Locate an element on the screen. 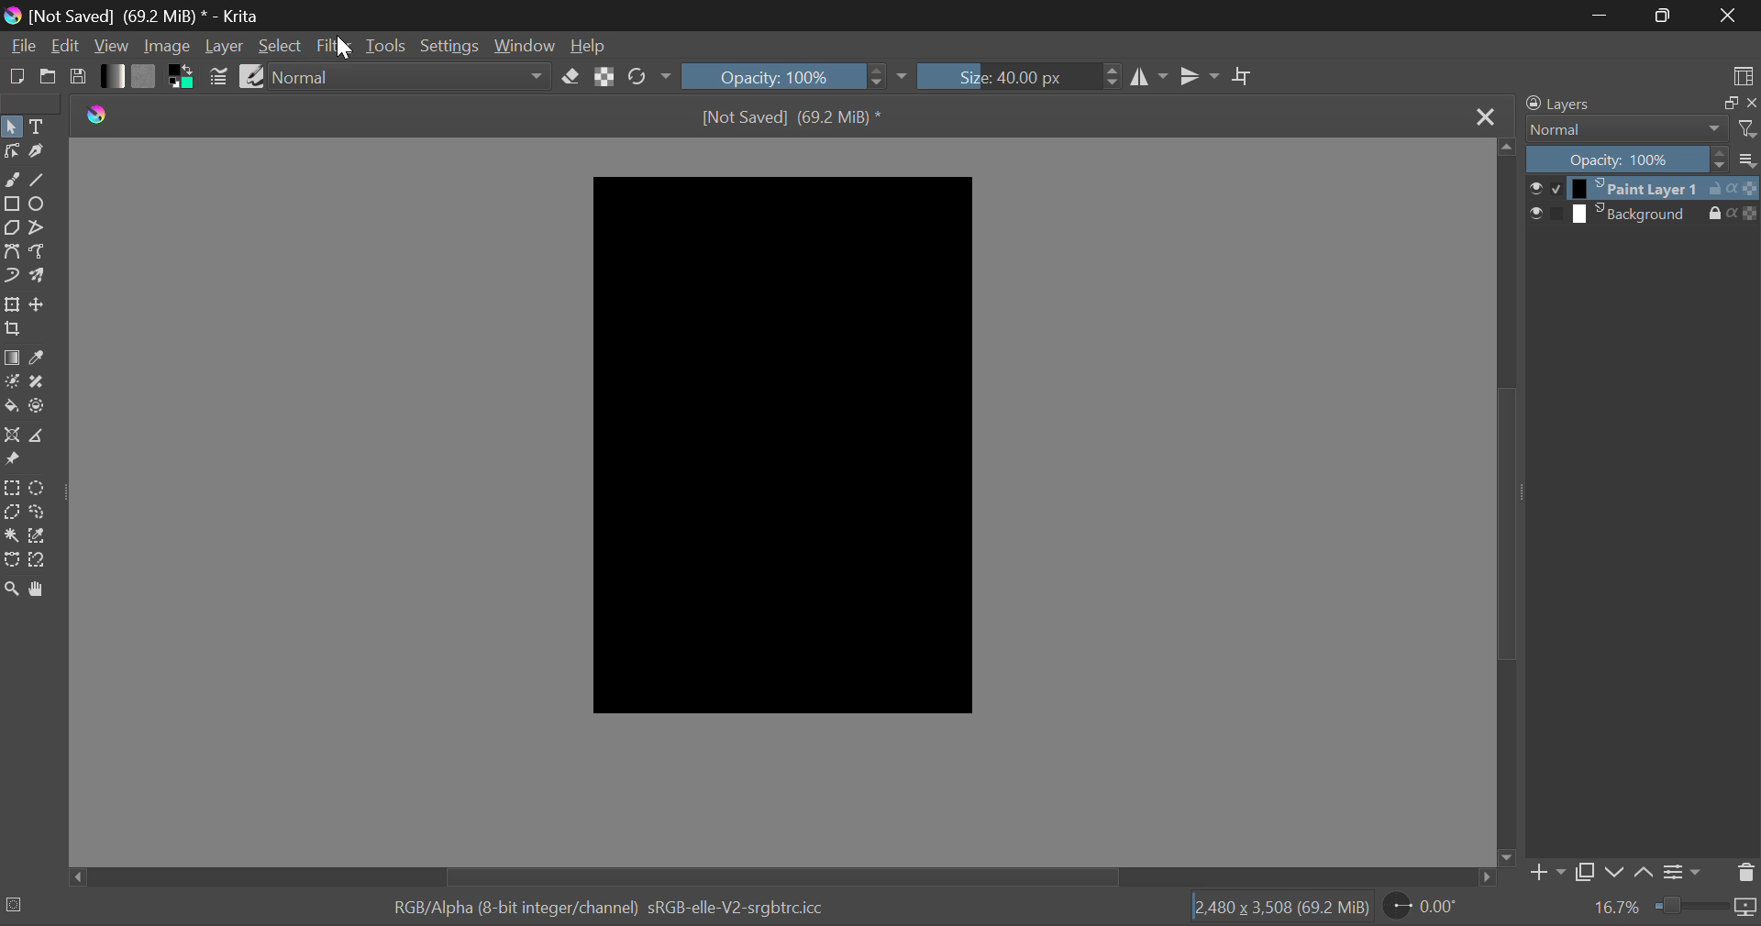 This screenshot has height=926, width=1761. Polyline is located at coordinates (39, 227).